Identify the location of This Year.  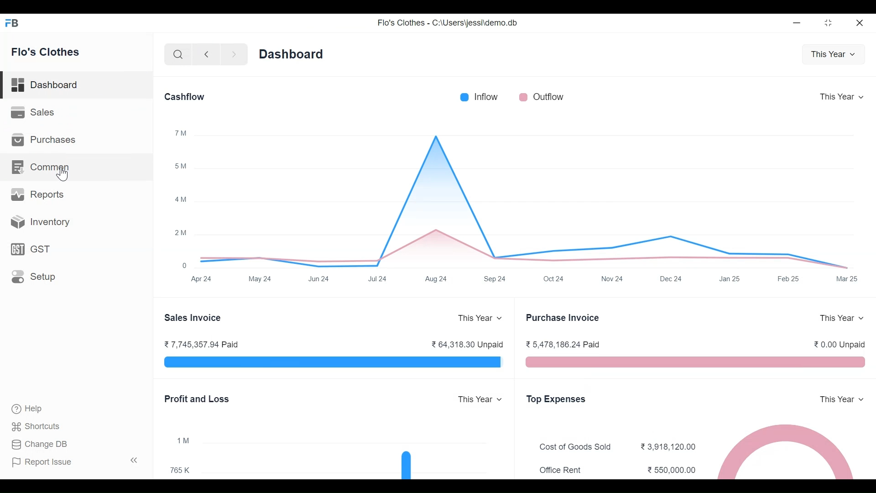
(480, 318).